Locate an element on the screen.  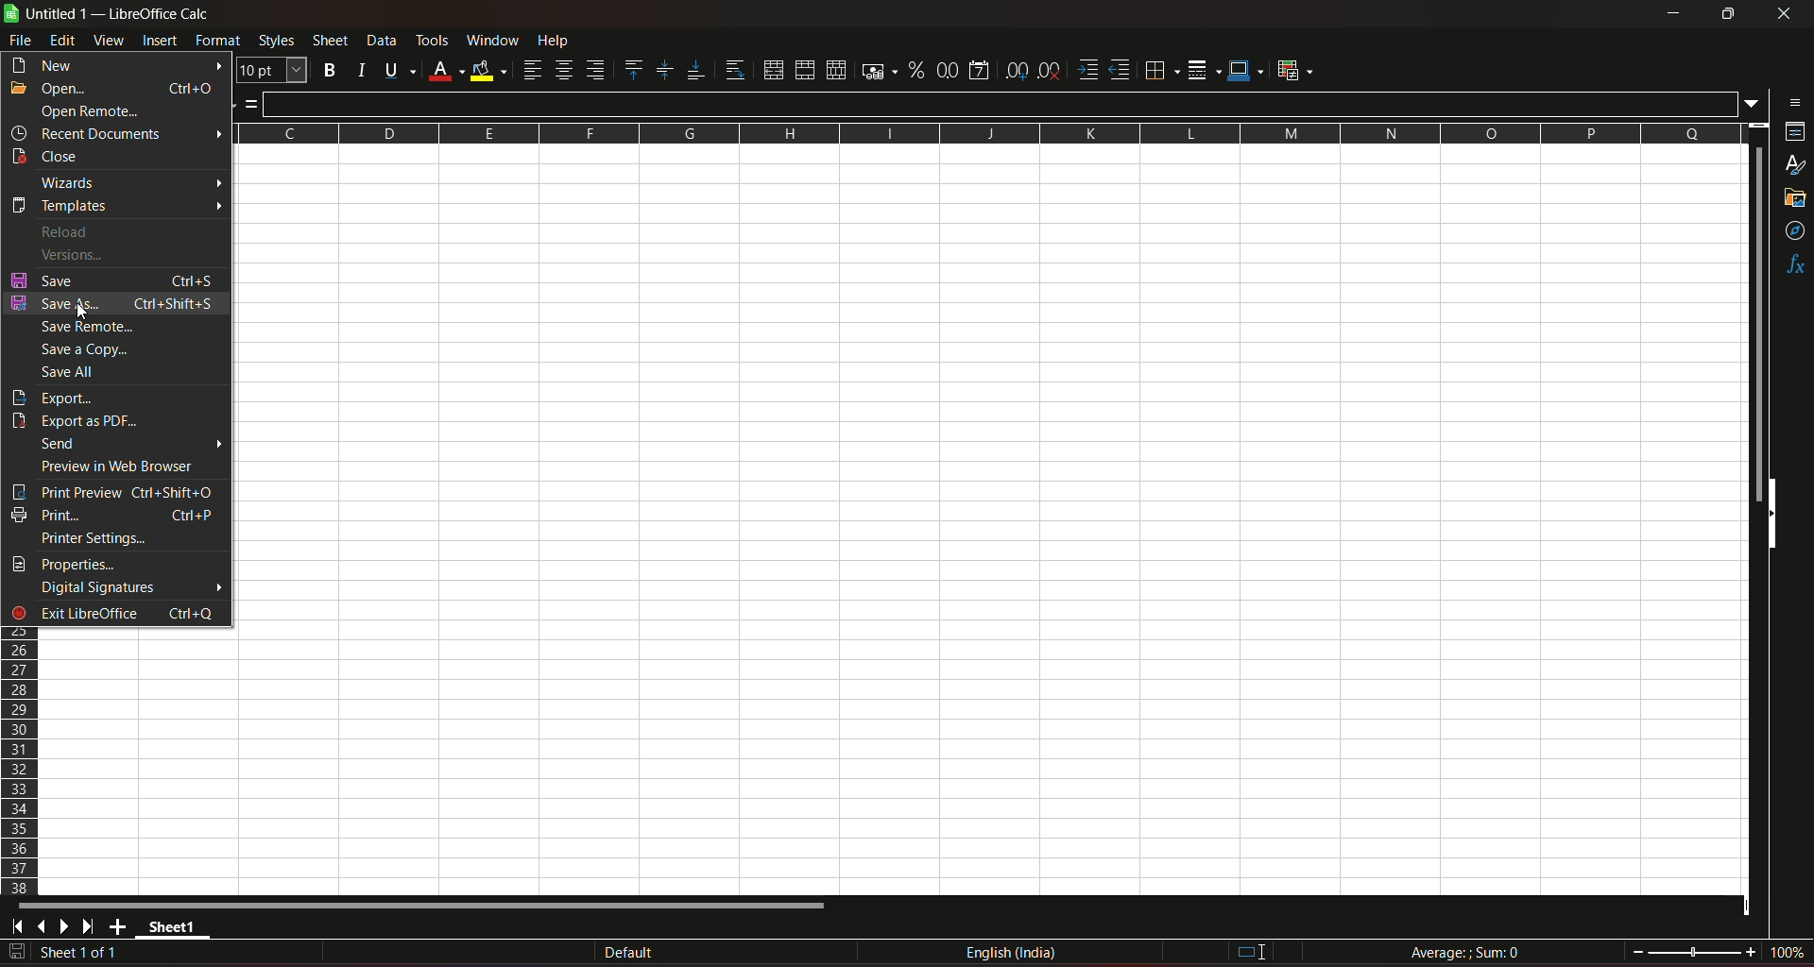
underline is located at coordinates (396, 69).